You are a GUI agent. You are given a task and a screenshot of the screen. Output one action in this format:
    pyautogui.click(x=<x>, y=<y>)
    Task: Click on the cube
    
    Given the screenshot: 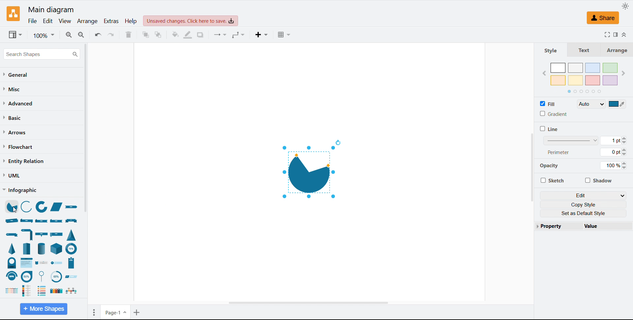 What is the action you would take?
    pyautogui.click(x=56, y=249)
    